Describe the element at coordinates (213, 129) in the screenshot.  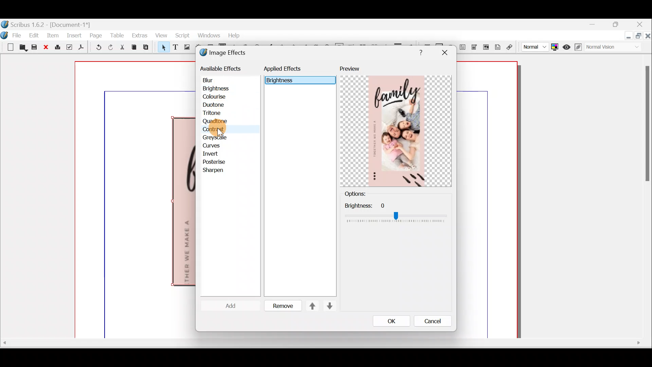
I see `Contrast` at that location.